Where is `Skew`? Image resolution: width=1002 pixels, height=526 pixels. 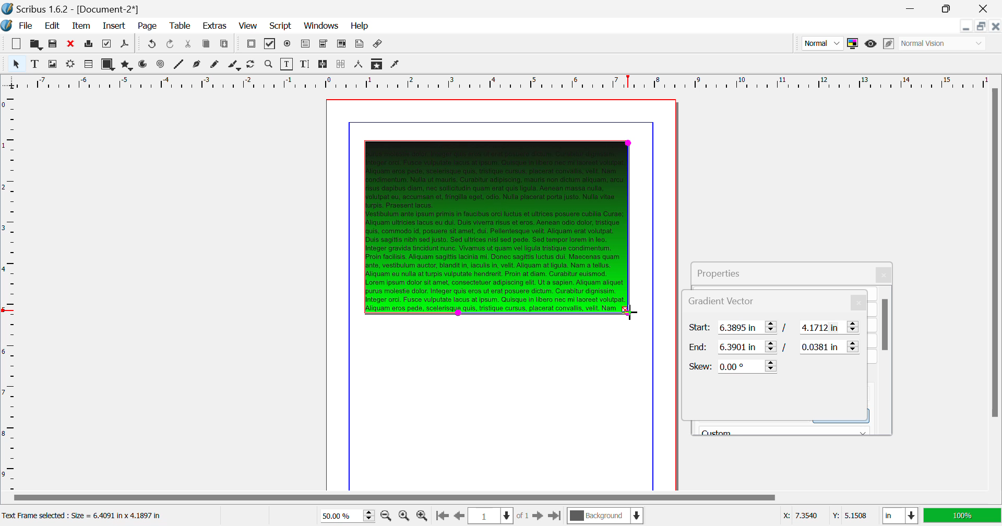
Skew is located at coordinates (734, 366).